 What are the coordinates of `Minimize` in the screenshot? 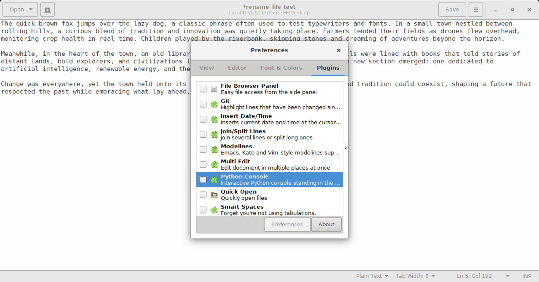 It's located at (513, 10).